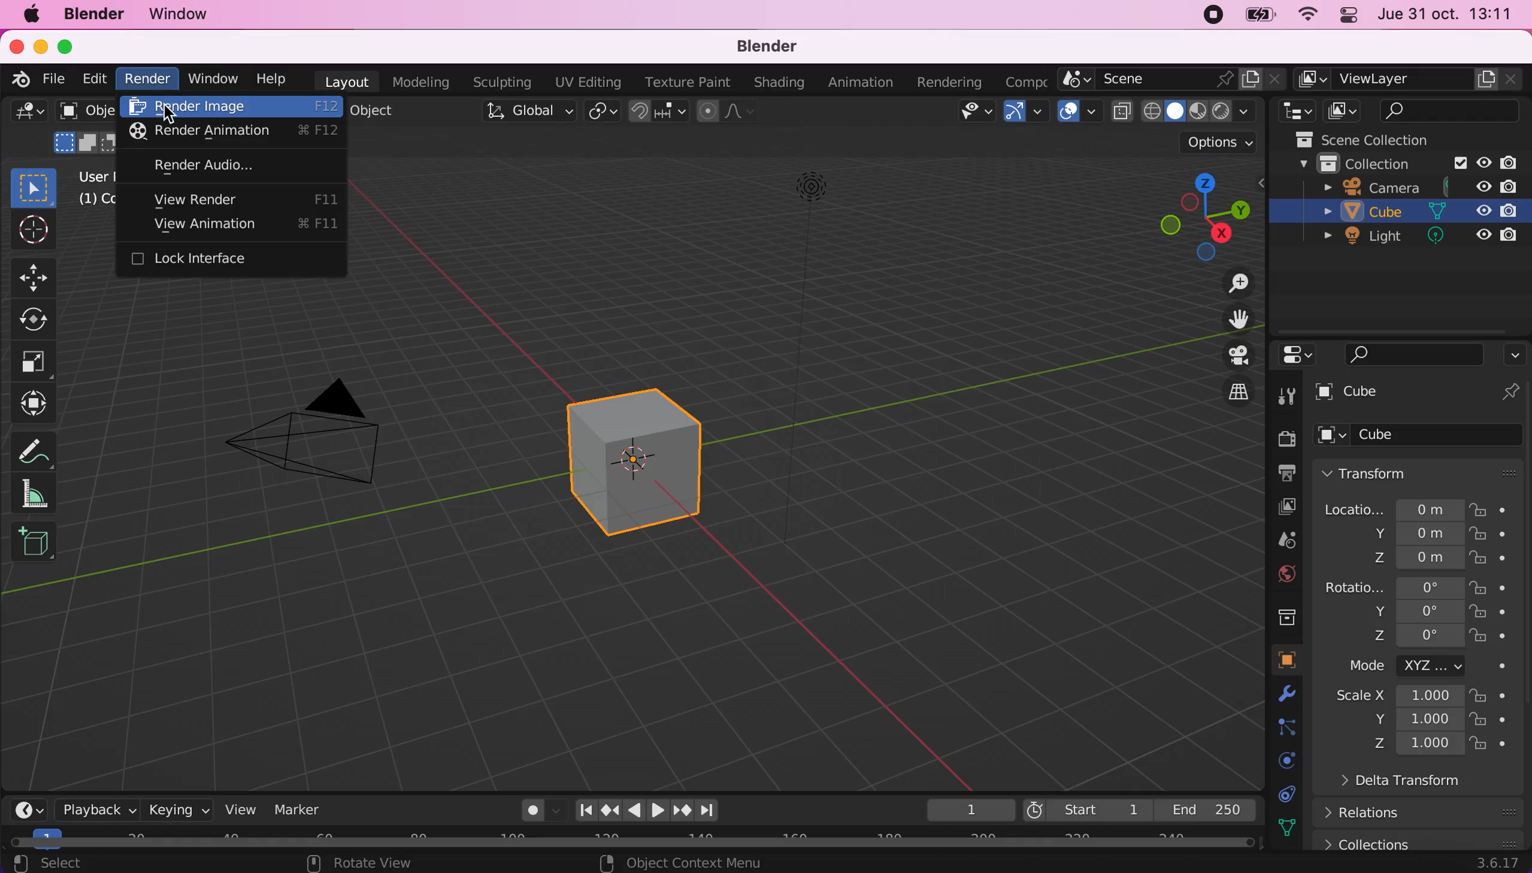 Image resolution: width=1532 pixels, height=873 pixels. What do you see at coordinates (364, 863) in the screenshot?
I see `rotate view` at bounding box center [364, 863].